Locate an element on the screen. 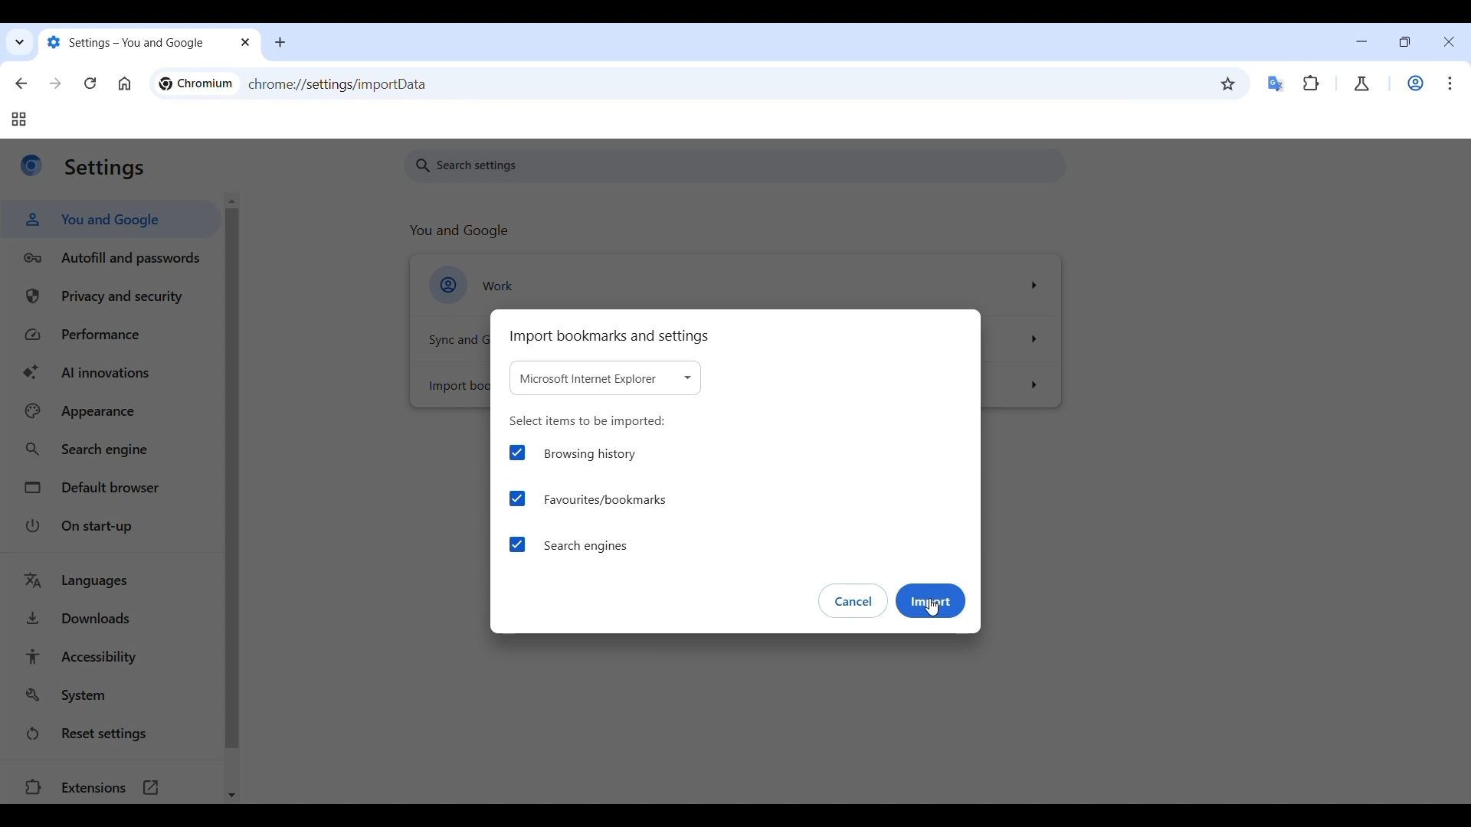 This screenshot has height=827, width=1471. Reload page is located at coordinates (90, 83).